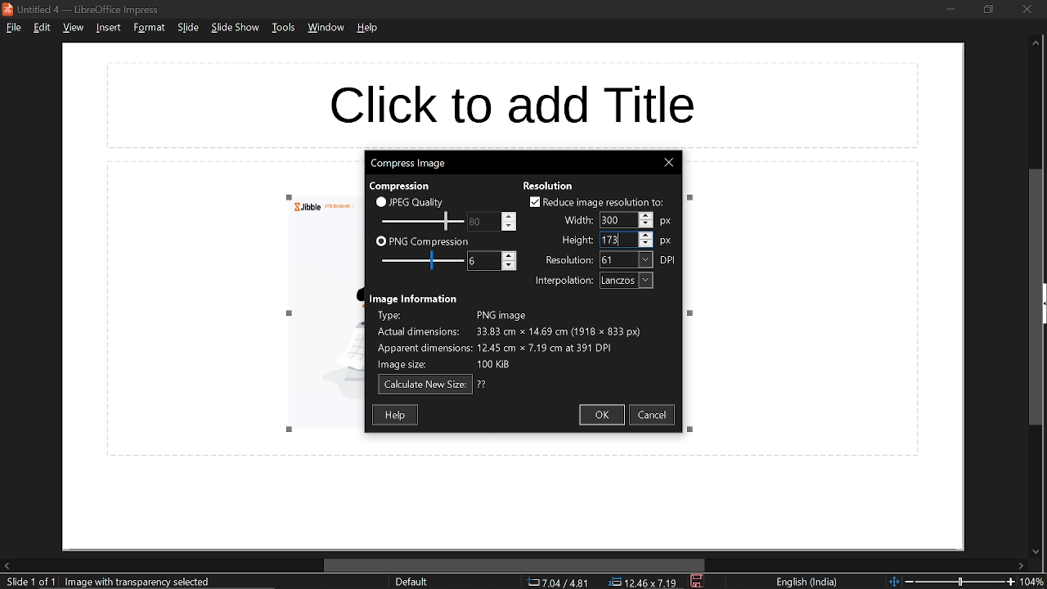 This screenshot has width=1047, height=589. Describe the element at coordinates (578, 220) in the screenshot. I see `text` at that location.